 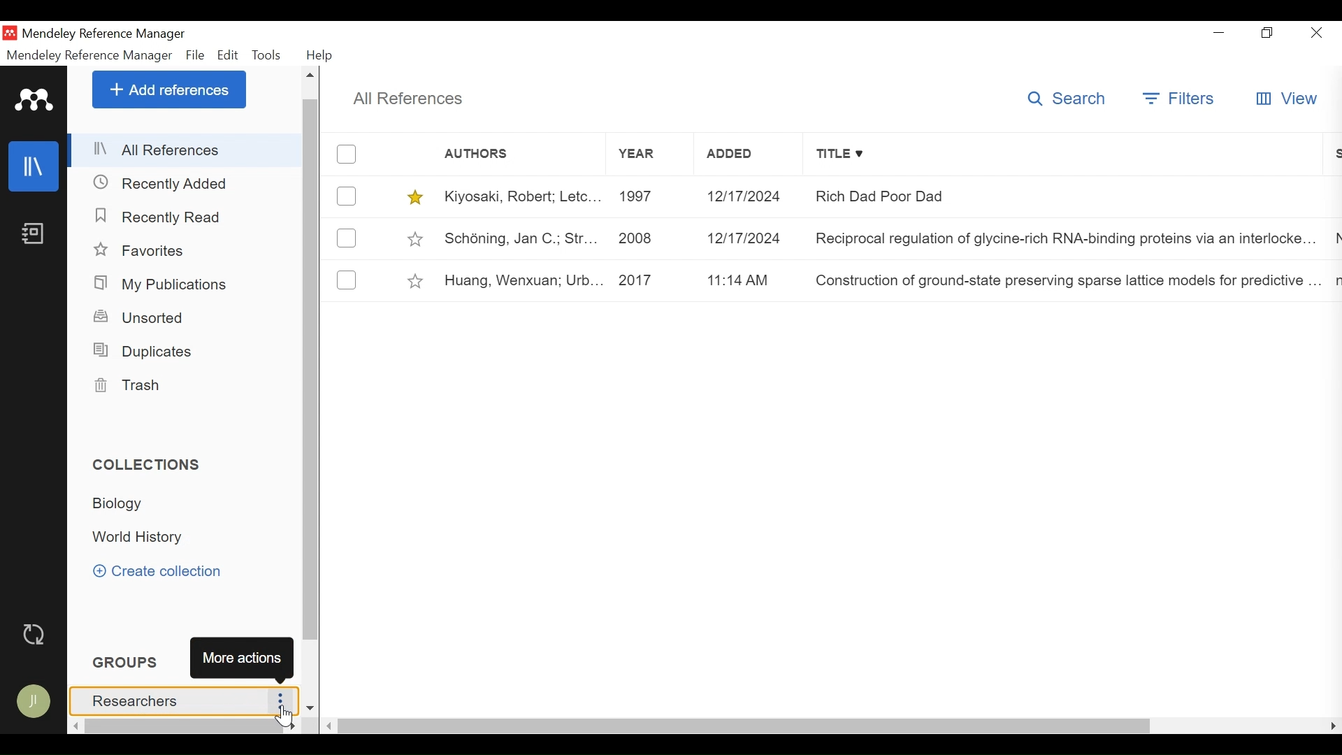 What do you see at coordinates (749, 156) in the screenshot?
I see `Added` at bounding box center [749, 156].